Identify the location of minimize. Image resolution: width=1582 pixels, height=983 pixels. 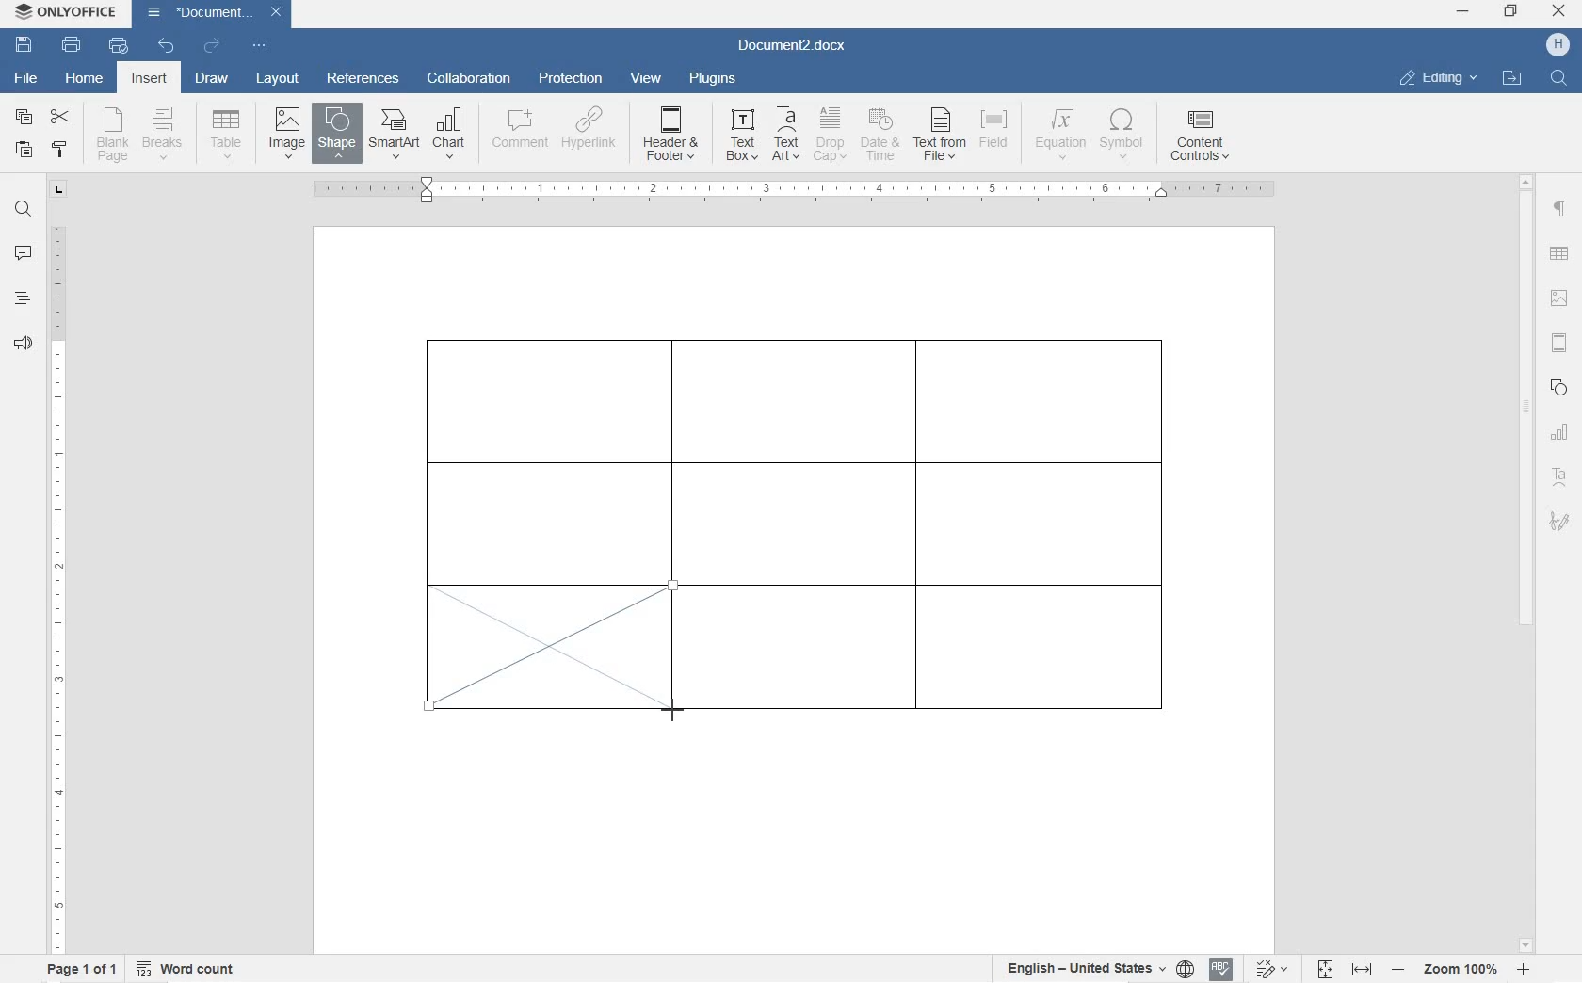
(1462, 11).